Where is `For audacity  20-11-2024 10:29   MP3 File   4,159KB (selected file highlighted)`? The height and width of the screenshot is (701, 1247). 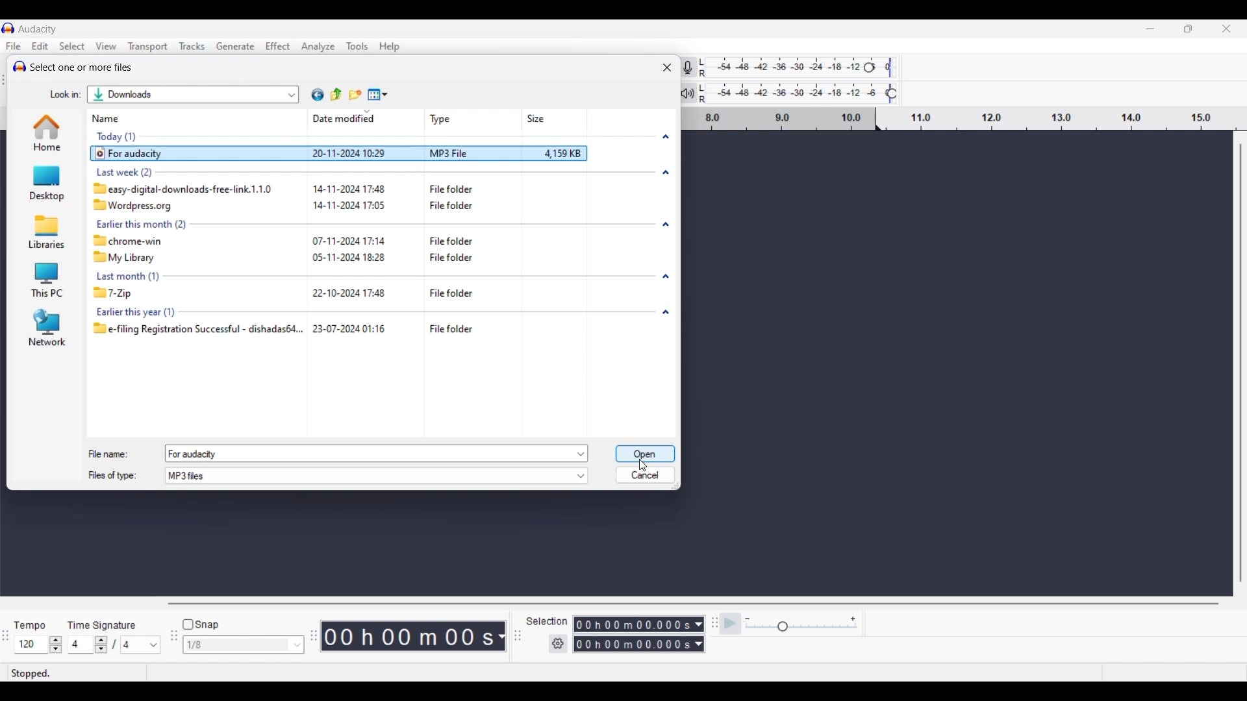
For audacity  20-11-2024 10:29   MP3 File   4,159KB (selected file highlighted) is located at coordinates (357, 154).